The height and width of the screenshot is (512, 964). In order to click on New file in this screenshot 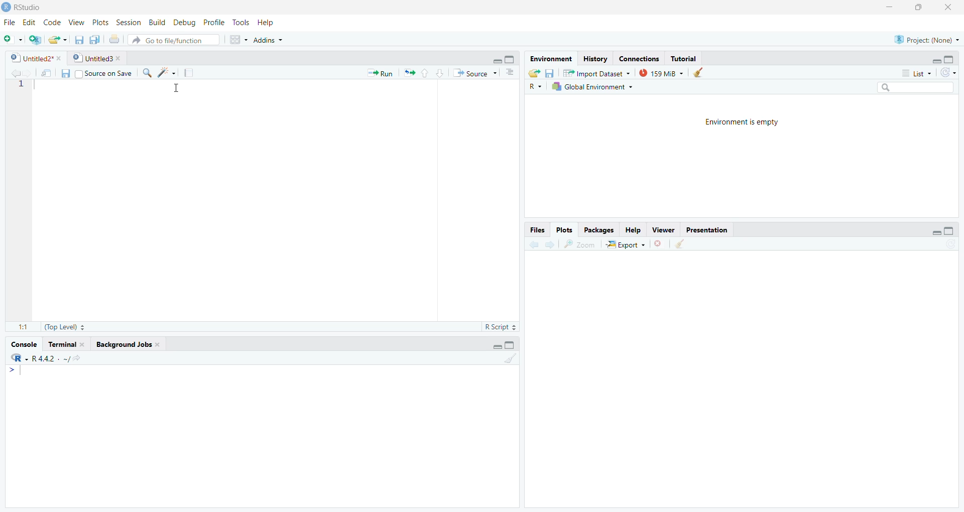, I will do `click(13, 40)`.